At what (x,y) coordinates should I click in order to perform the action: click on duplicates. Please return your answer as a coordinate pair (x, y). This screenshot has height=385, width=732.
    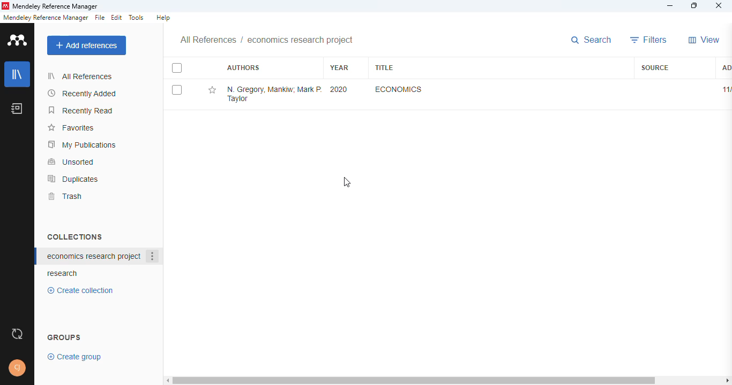
    Looking at the image, I should click on (73, 179).